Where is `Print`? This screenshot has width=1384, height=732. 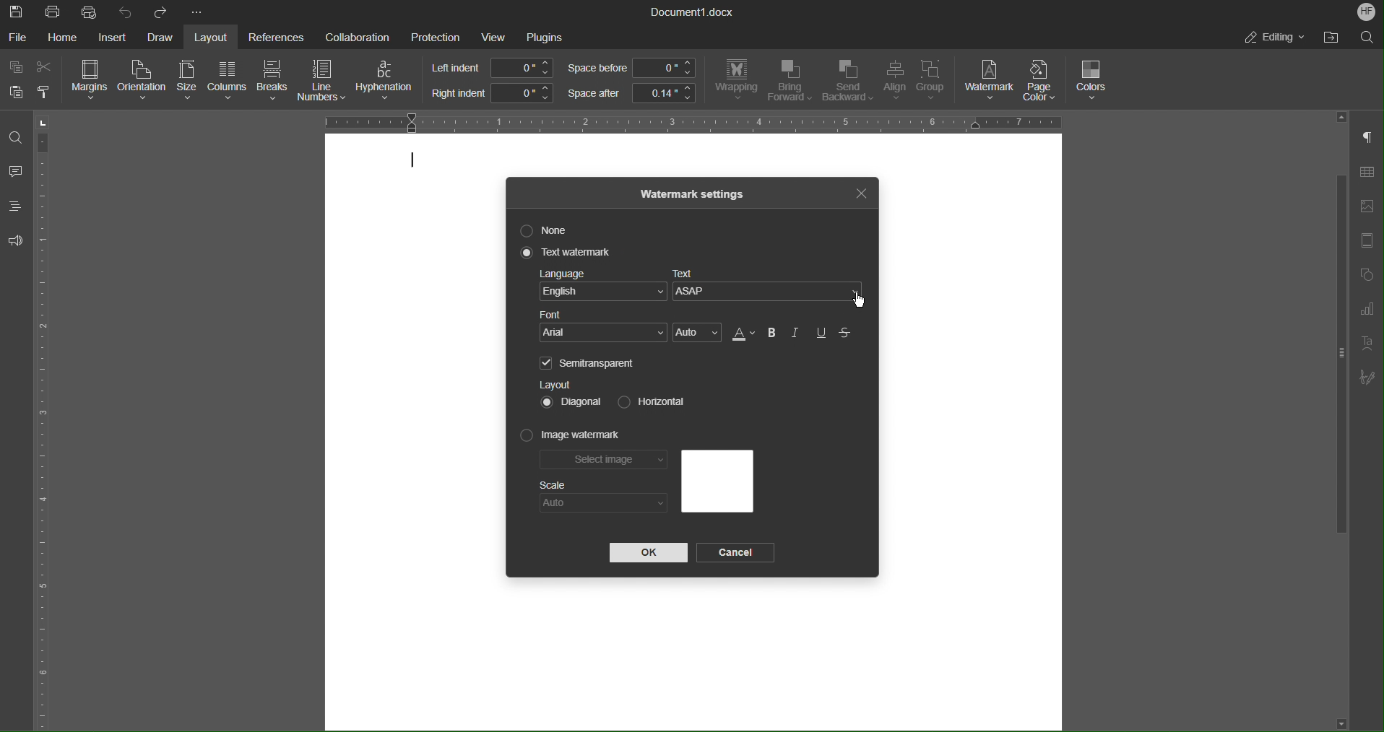
Print is located at coordinates (54, 12).